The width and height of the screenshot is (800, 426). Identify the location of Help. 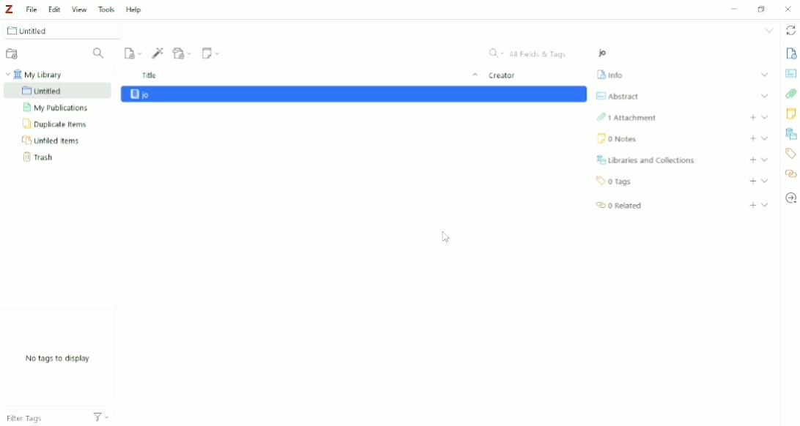
(136, 10).